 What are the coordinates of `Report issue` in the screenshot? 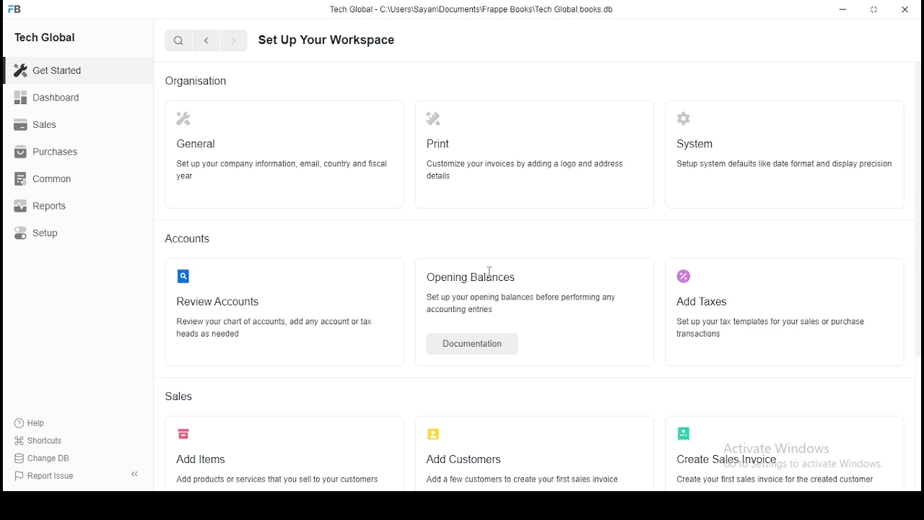 It's located at (56, 477).